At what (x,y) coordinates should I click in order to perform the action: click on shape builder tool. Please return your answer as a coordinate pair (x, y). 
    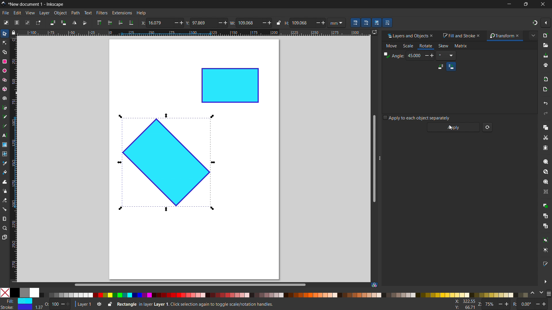
    Looking at the image, I should click on (4, 52).